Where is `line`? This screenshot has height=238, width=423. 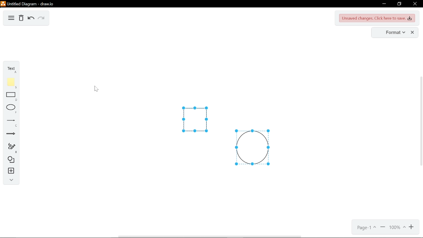
line is located at coordinates (10, 122).